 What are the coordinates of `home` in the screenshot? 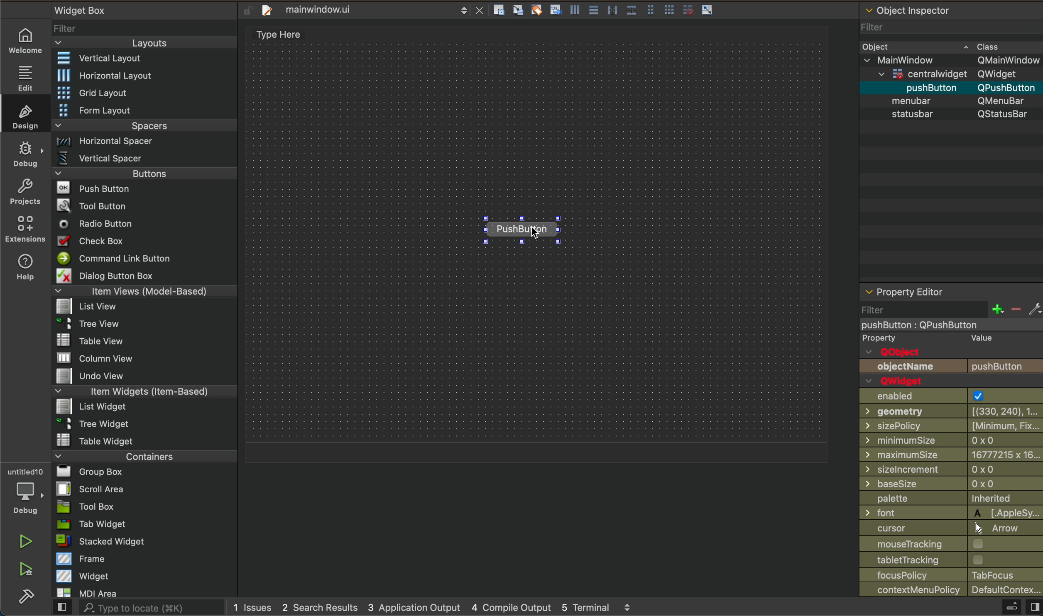 It's located at (26, 39).